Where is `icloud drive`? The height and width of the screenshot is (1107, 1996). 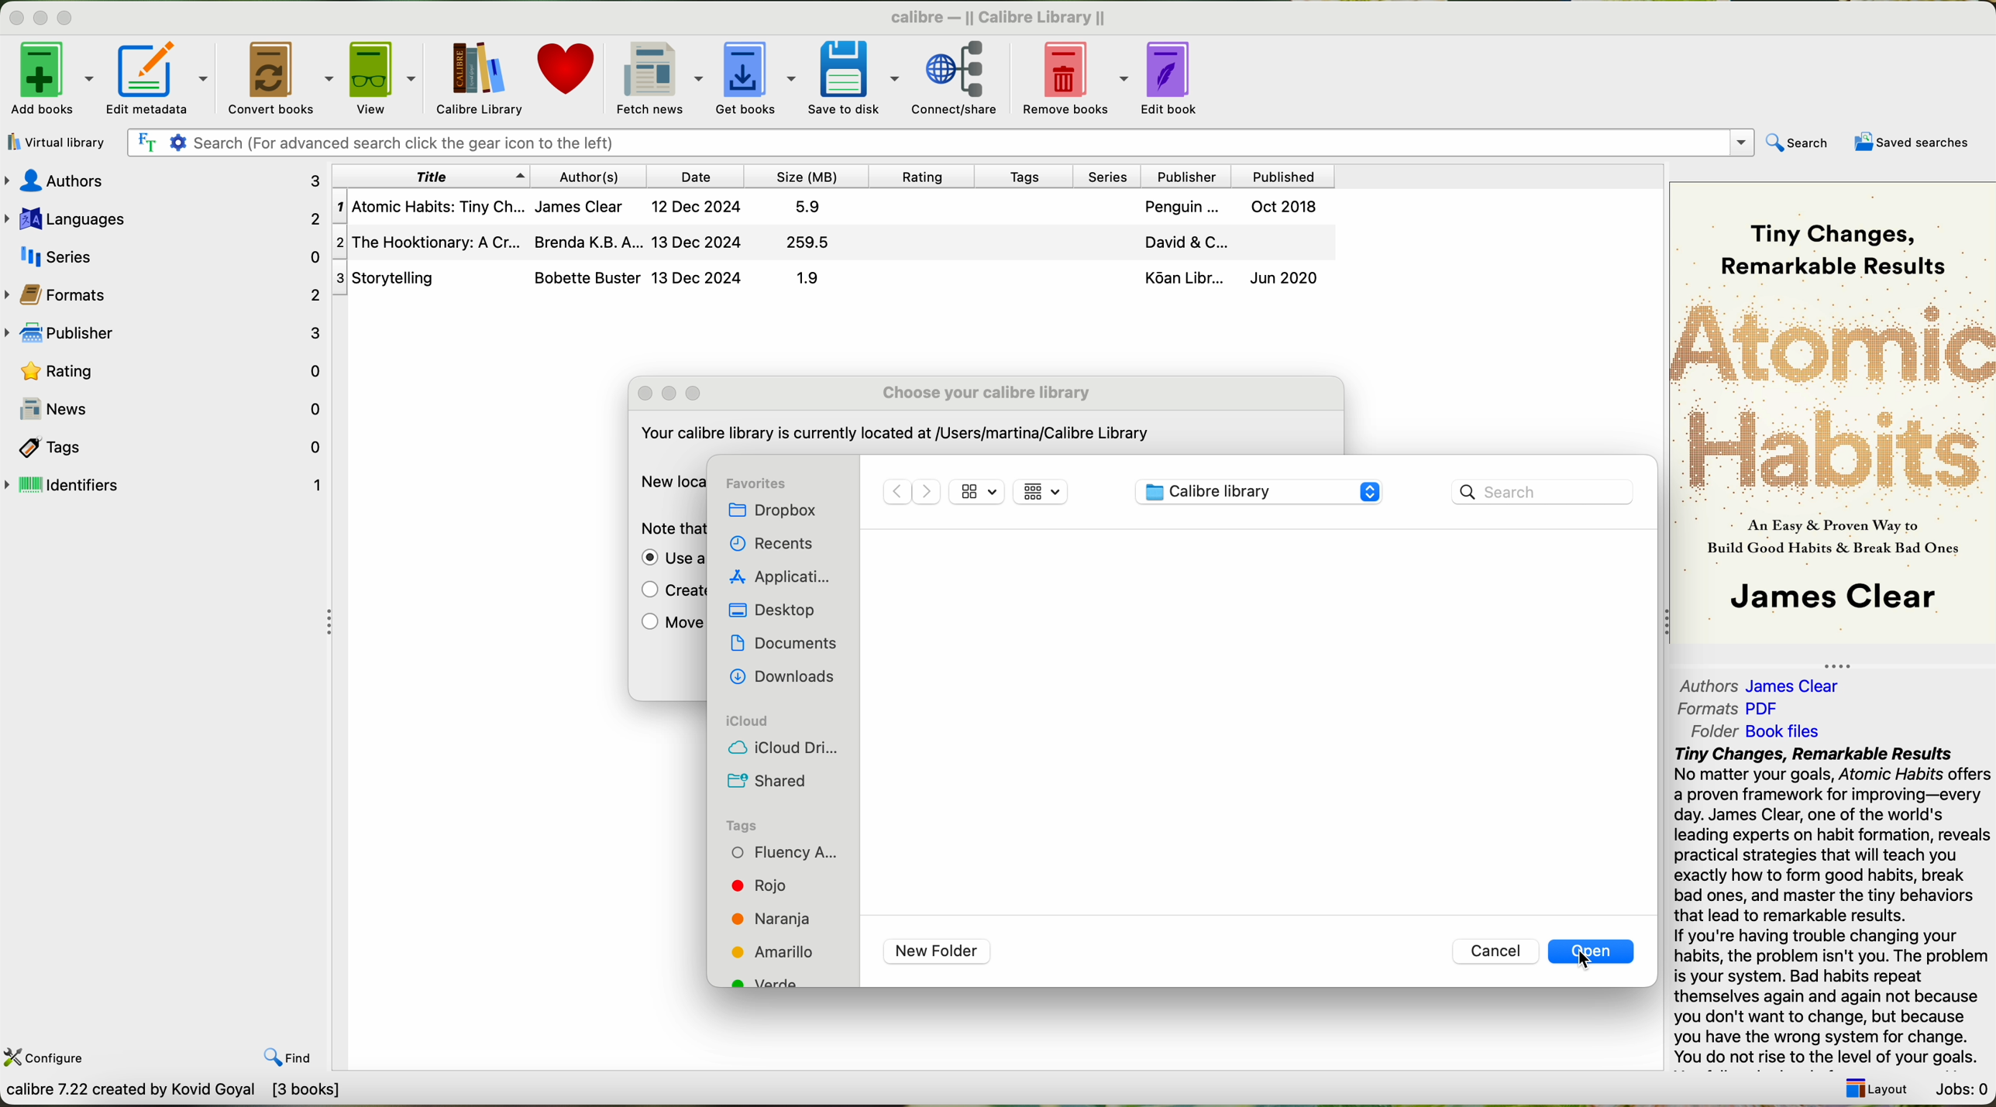
icloud drive is located at coordinates (785, 751).